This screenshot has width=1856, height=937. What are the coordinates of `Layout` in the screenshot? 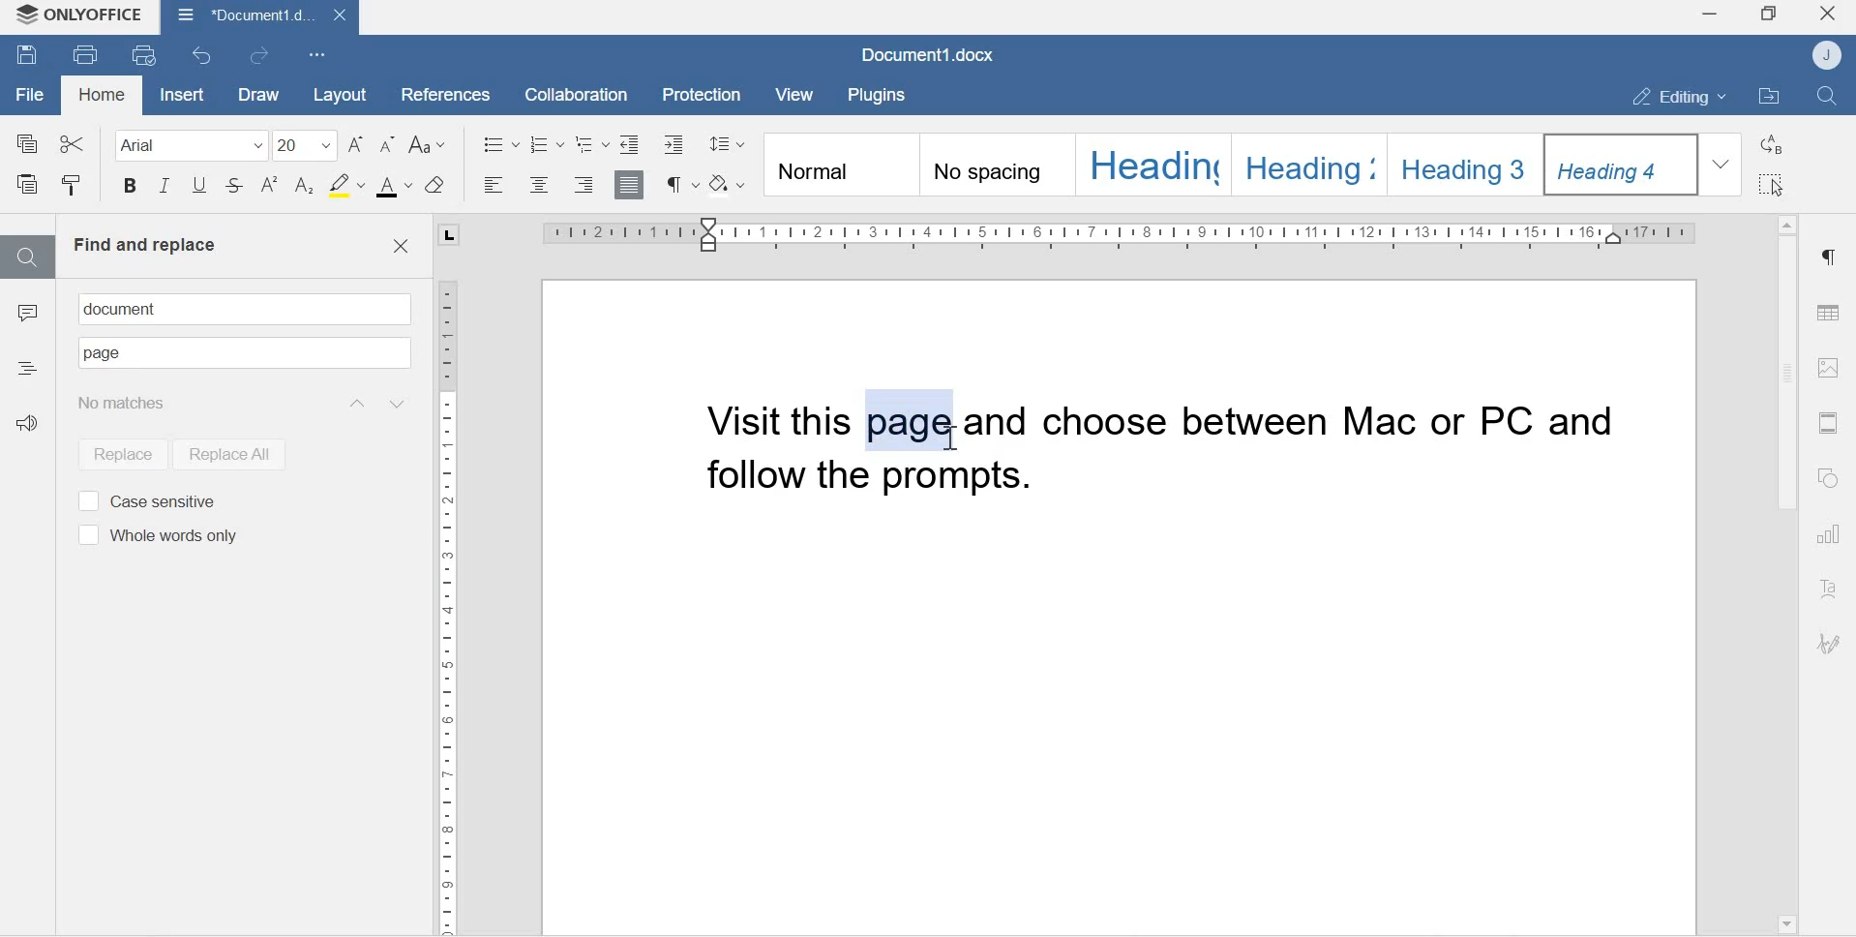 It's located at (338, 94).